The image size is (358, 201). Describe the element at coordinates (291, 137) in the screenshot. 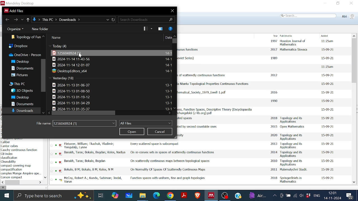

I see `Published in` at that location.